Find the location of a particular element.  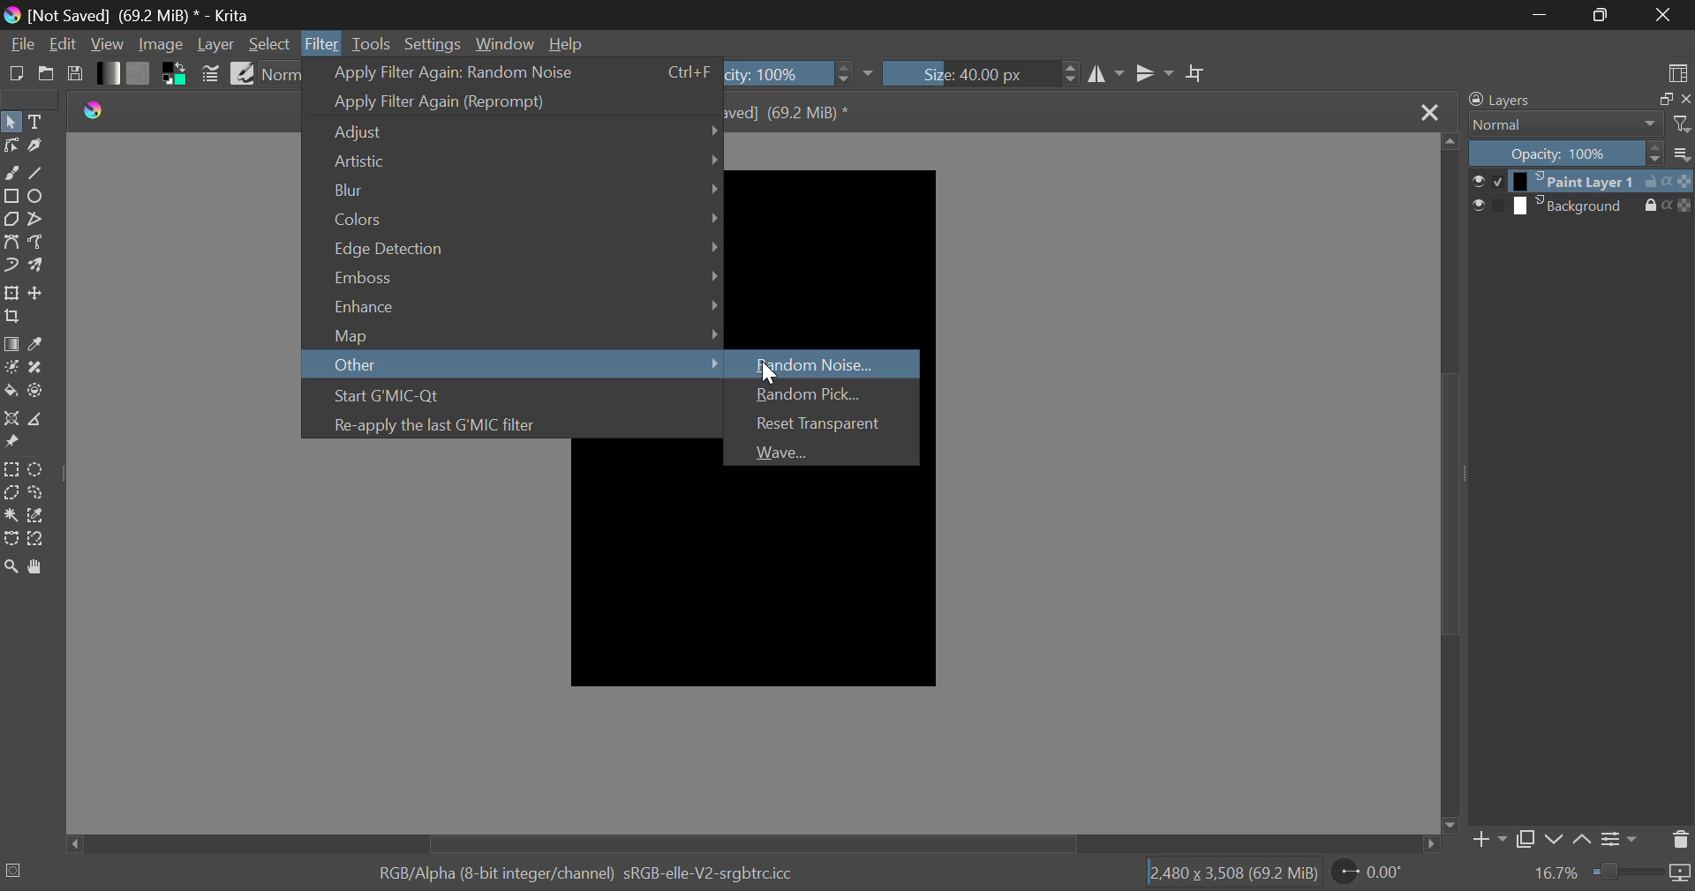

Rectangular Selection is located at coordinates (11, 468).